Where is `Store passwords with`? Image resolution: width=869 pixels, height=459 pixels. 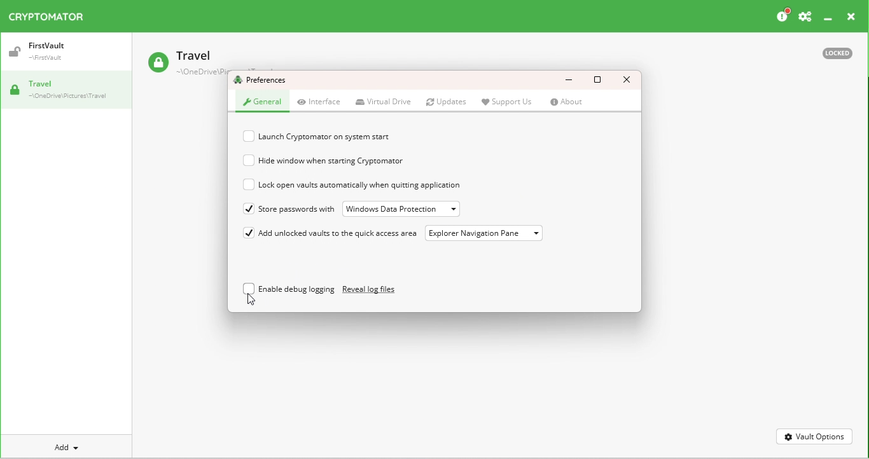 Store passwords with is located at coordinates (298, 209).